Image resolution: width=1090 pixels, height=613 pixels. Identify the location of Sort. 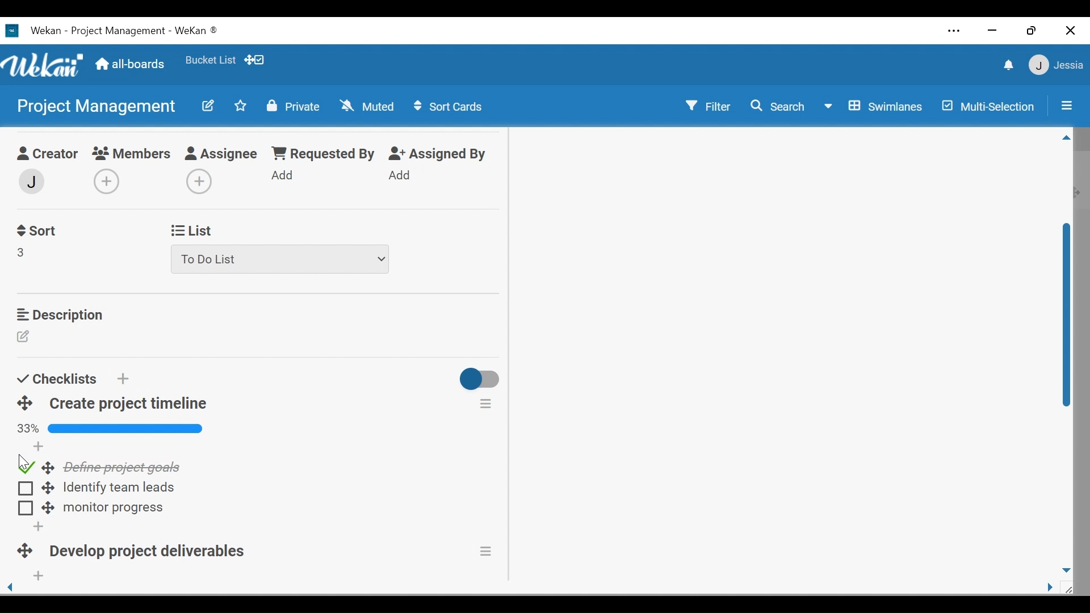
(36, 231).